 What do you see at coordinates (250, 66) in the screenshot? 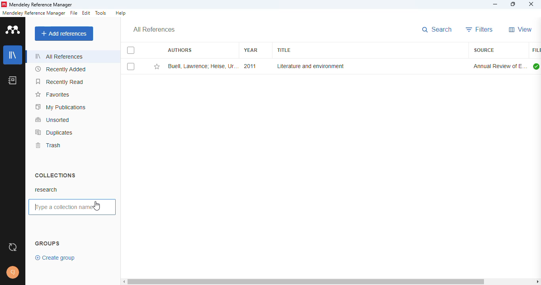
I see `2011` at bounding box center [250, 66].